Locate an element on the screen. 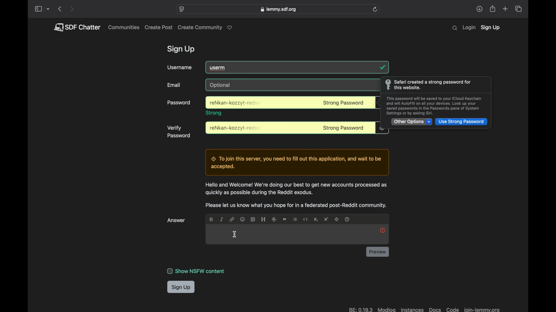  use strong password is located at coordinates (462, 122).